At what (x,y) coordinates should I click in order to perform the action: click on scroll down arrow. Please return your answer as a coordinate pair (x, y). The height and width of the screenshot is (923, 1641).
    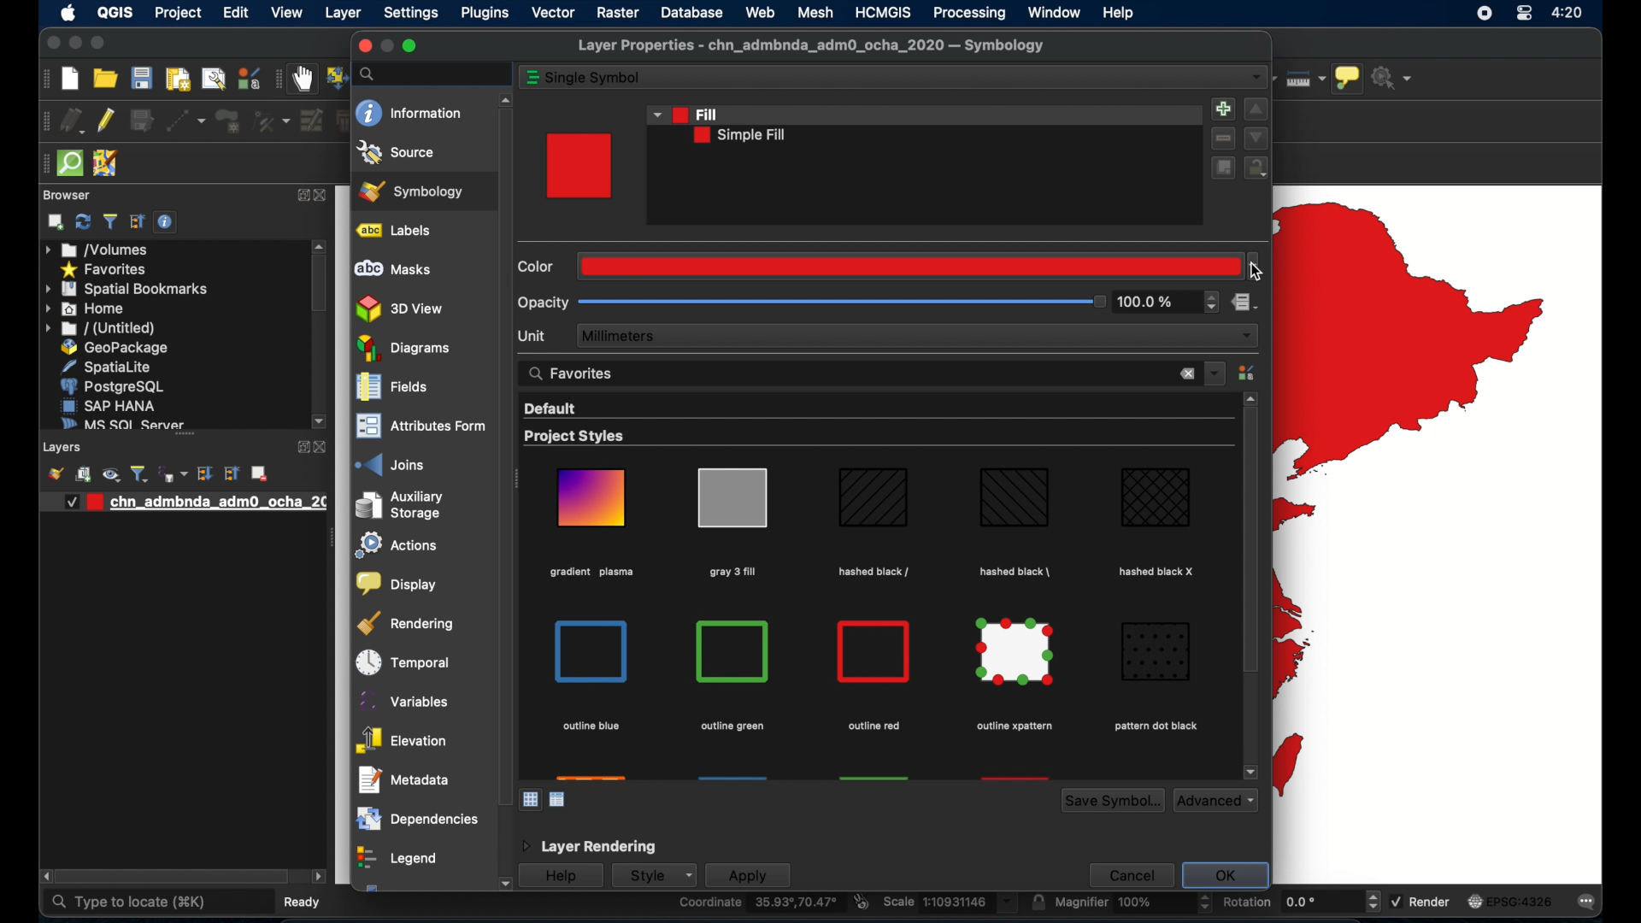
    Looking at the image, I should click on (321, 422).